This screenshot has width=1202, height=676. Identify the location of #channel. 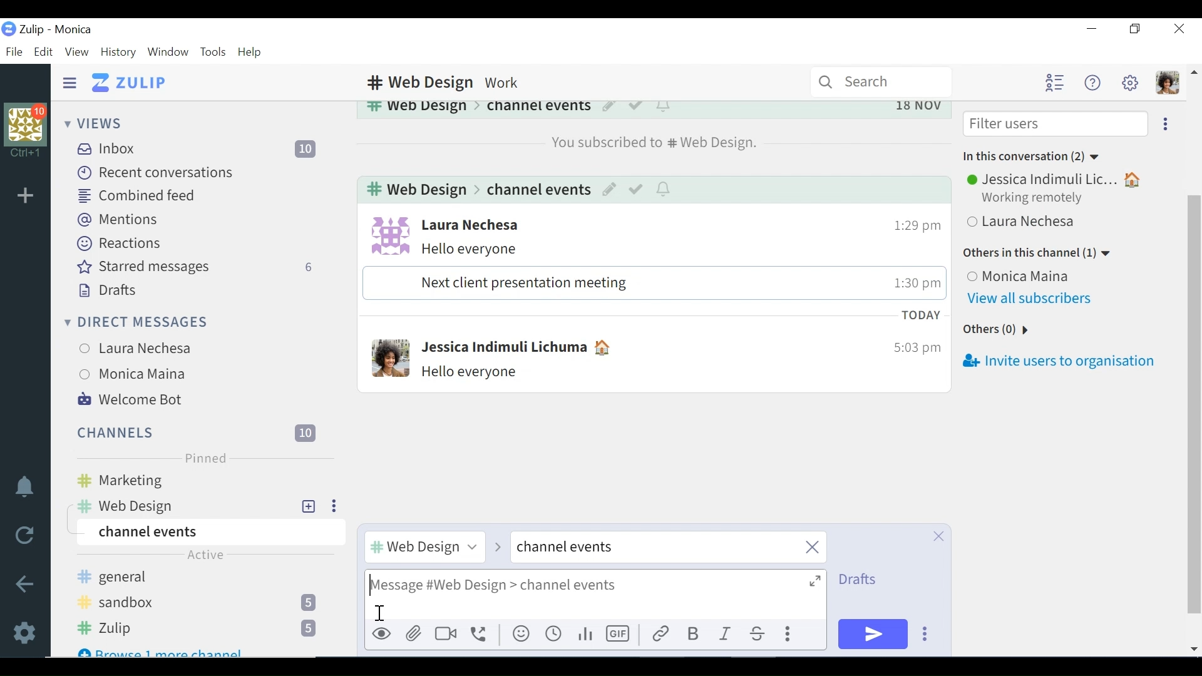
(423, 546).